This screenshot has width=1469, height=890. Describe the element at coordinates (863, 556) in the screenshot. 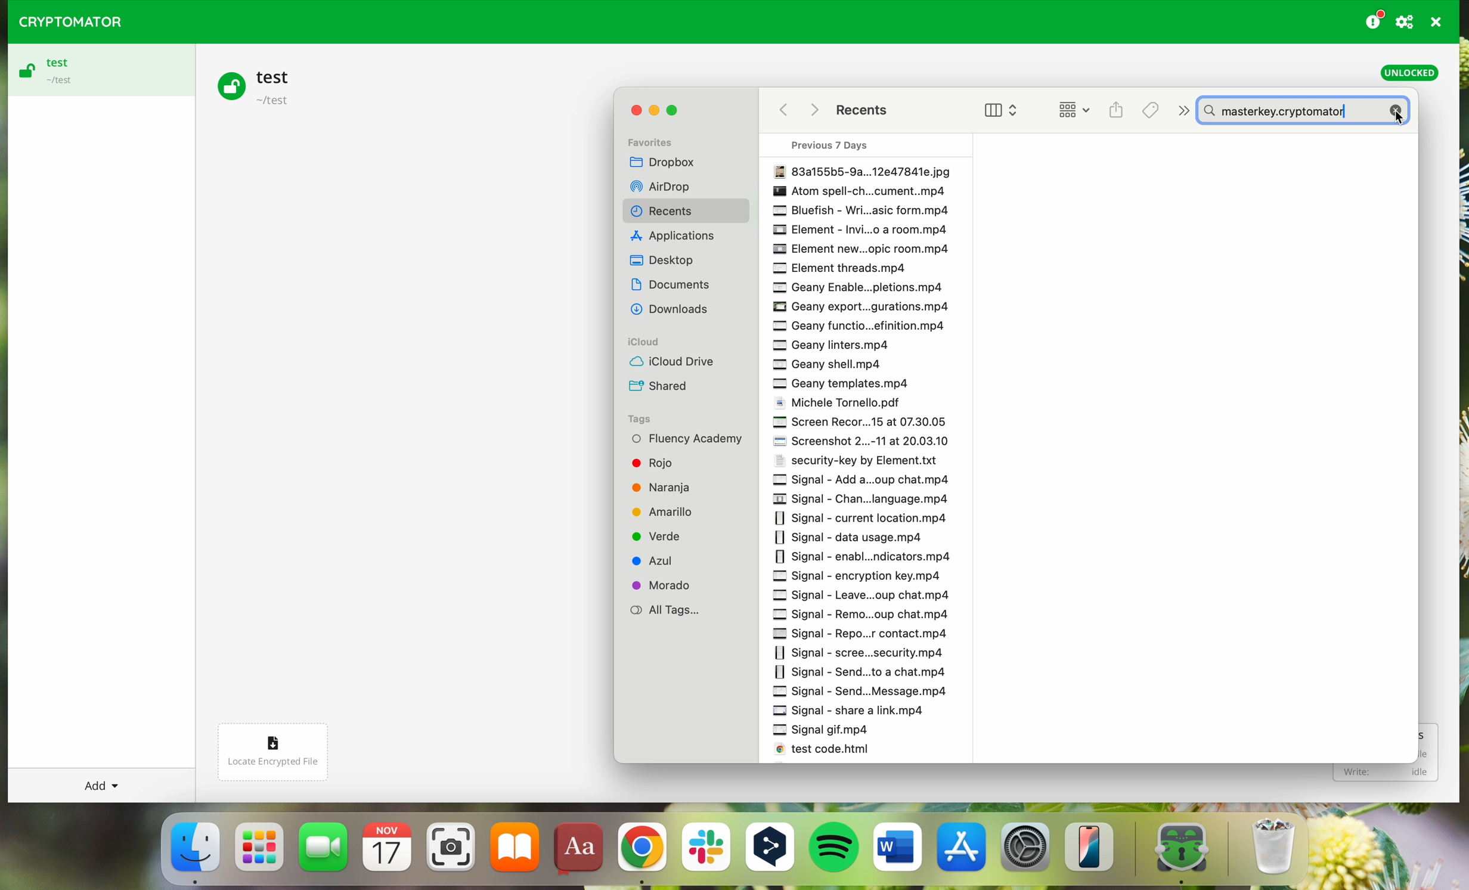

I see `Signal enable notifications` at that location.